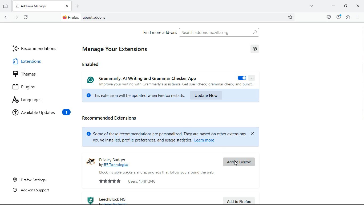  Describe the element at coordinates (91, 162) in the screenshot. I see `logo` at that location.